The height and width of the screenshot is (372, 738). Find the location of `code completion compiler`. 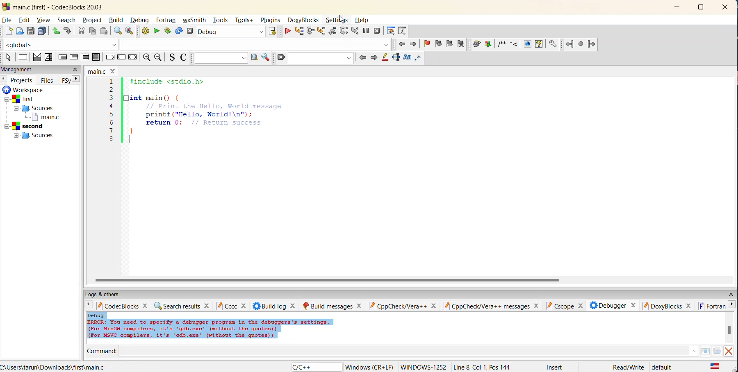

code completion compiler is located at coordinates (196, 45).